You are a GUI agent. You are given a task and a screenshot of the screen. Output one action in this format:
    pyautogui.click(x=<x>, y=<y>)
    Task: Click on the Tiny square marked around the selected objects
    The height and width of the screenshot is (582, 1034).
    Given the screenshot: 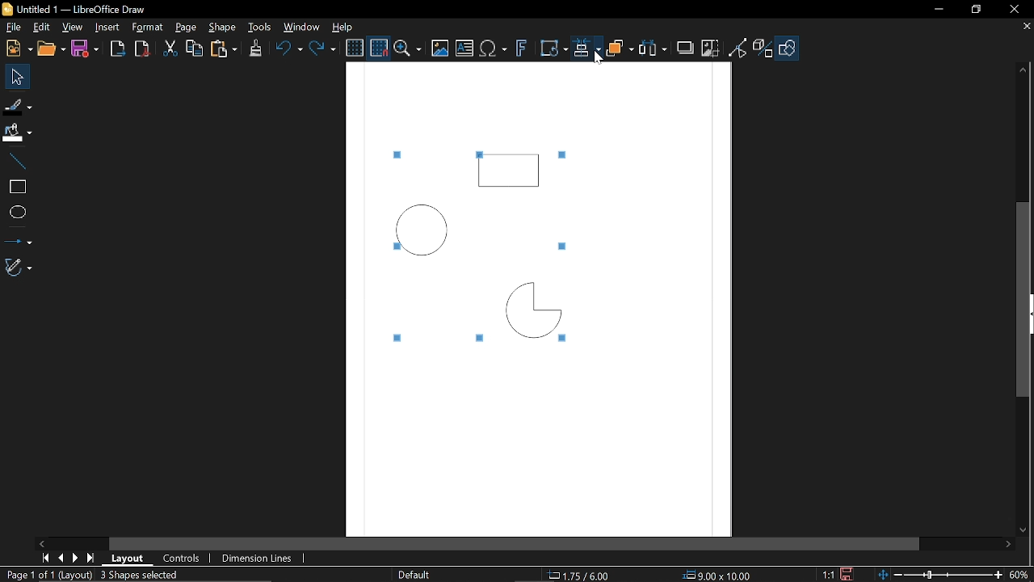 What is the action you would take?
    pyautogui.click(x=557, y=246)
    